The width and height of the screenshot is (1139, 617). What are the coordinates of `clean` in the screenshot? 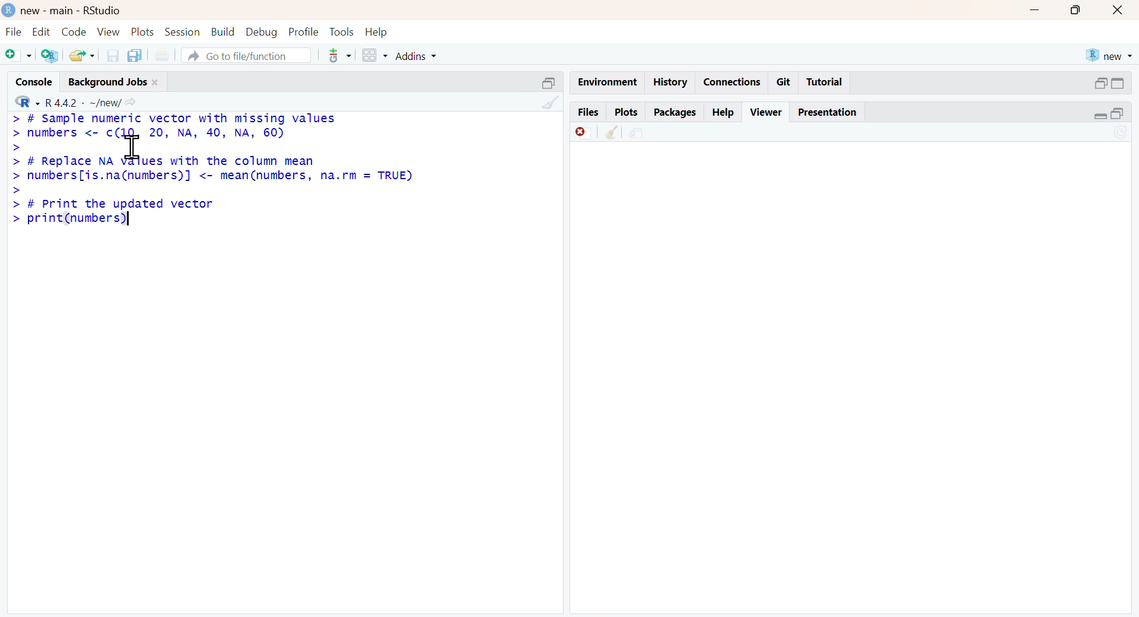 It's located at (612, 133).